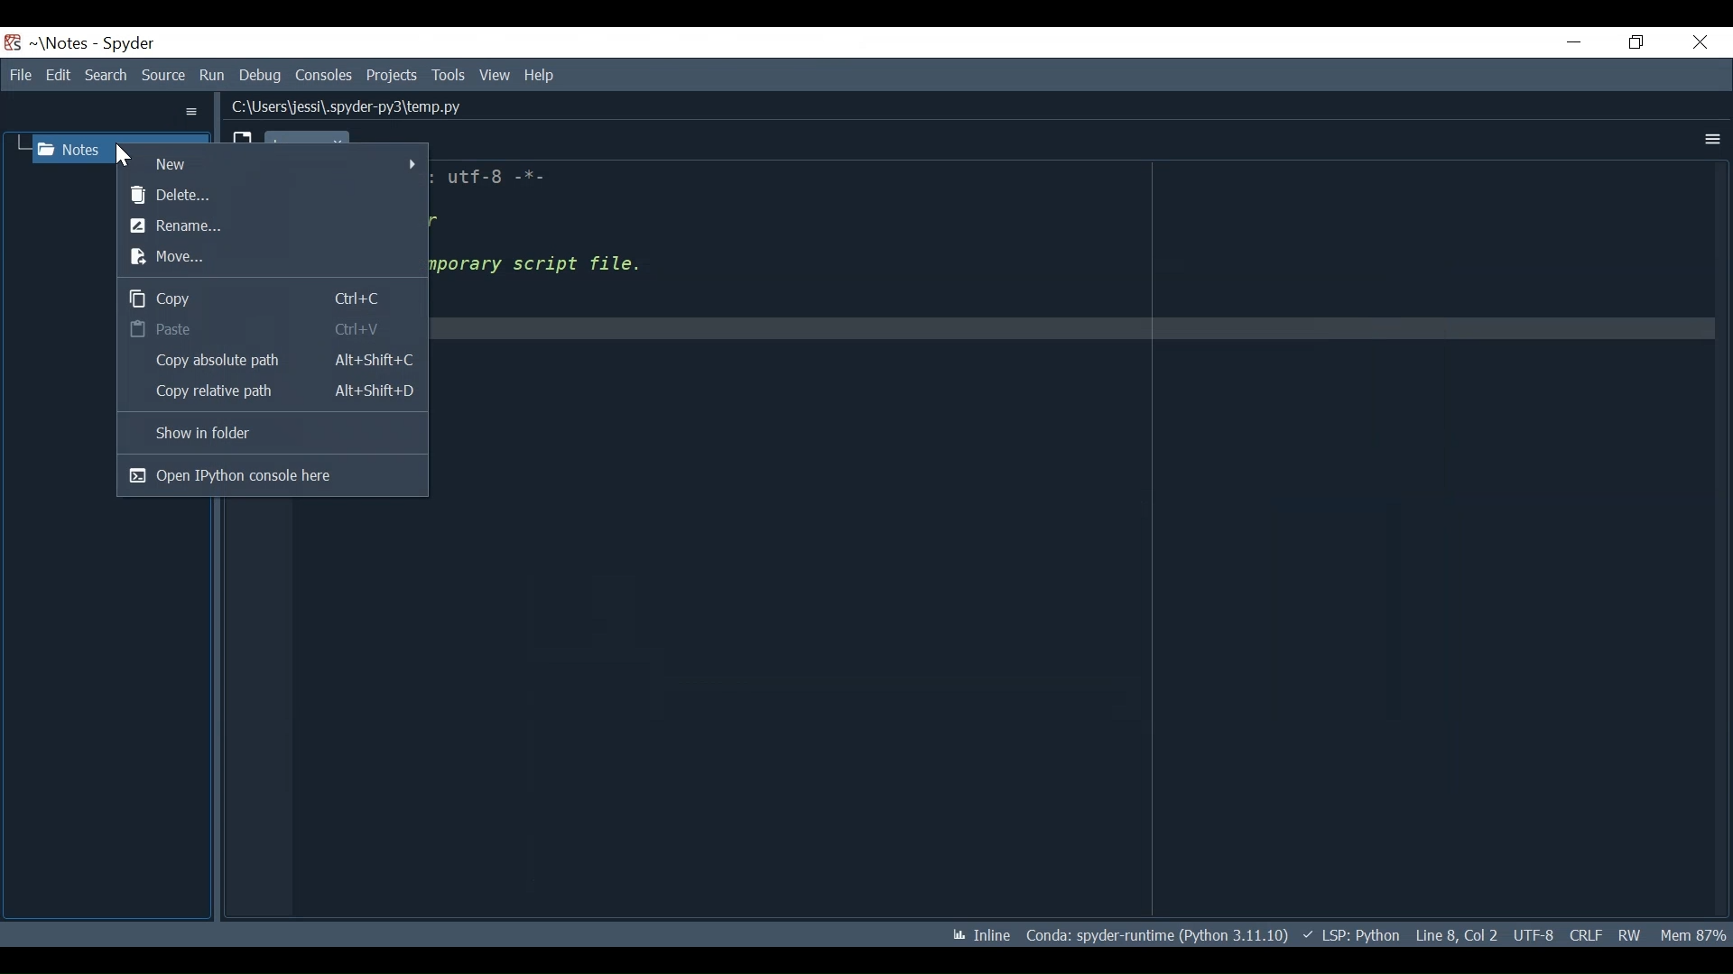 This screenshot has height=974, width=1733. Describe the element at coordinates (324, 77) in the screenshot. I see `Consoles` at that location.